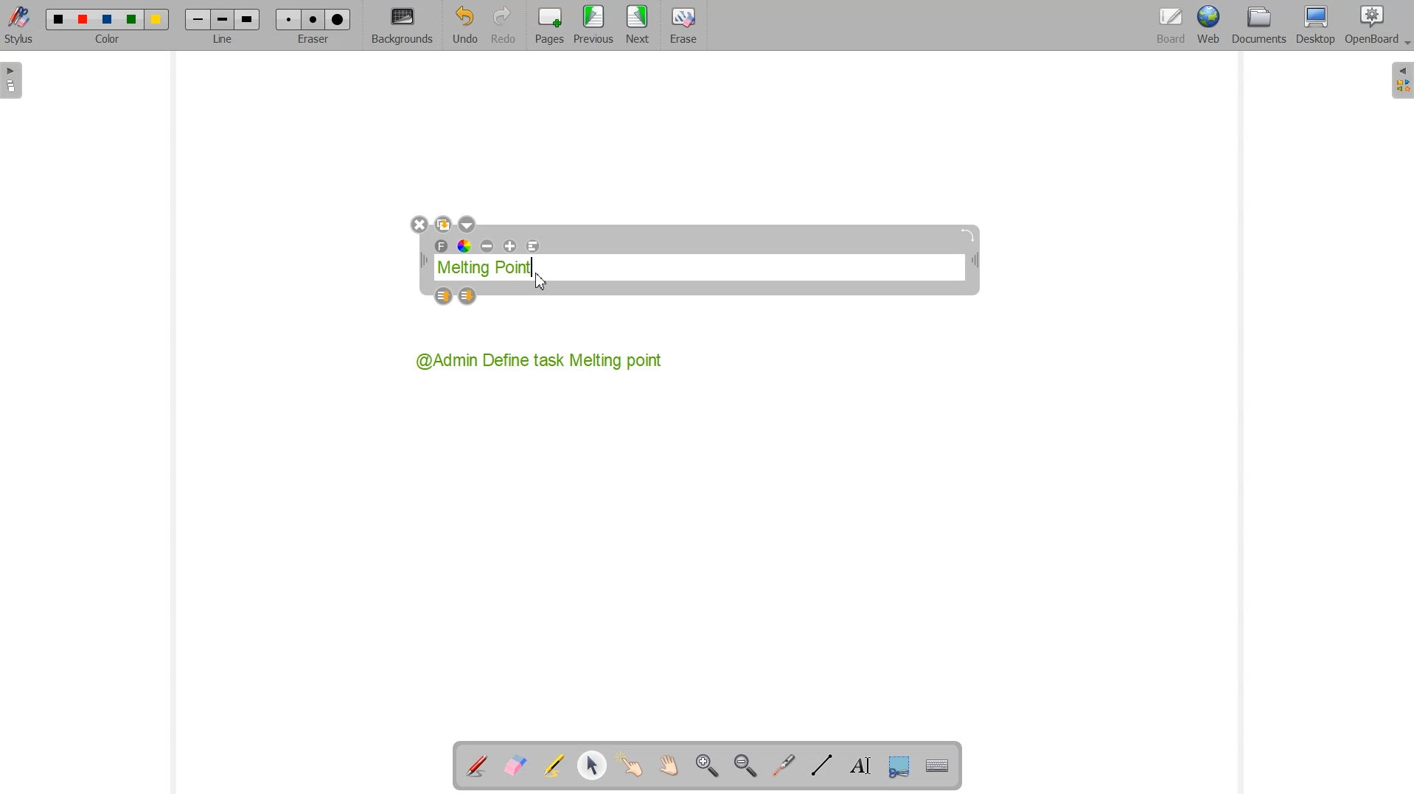  What do you see at coordinates (681, 26) in the screenshot?
I see `Eraser` at bounding box center [681, 26].